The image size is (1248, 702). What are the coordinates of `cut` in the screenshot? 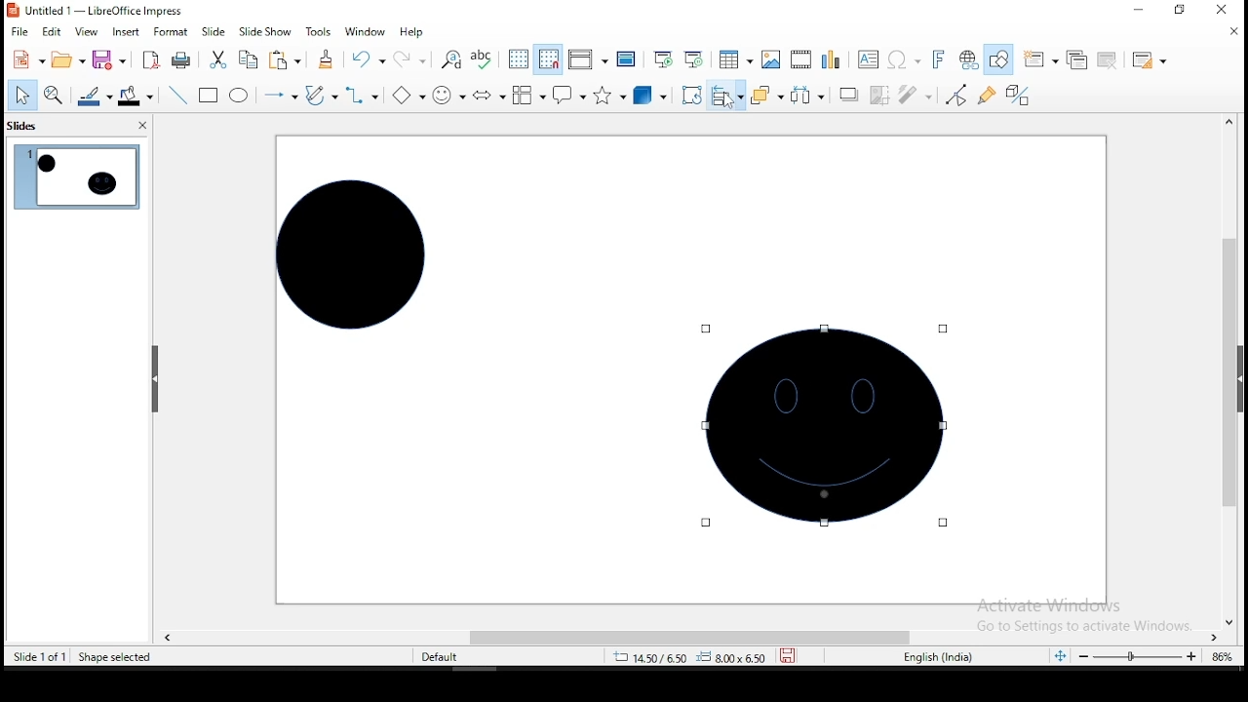 It's located at (217, 59).